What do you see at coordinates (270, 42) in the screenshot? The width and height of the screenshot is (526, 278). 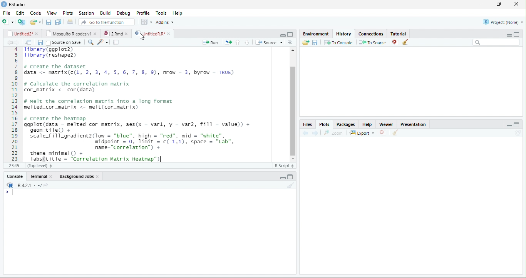 I see `source` at bounding box center [270, 42].